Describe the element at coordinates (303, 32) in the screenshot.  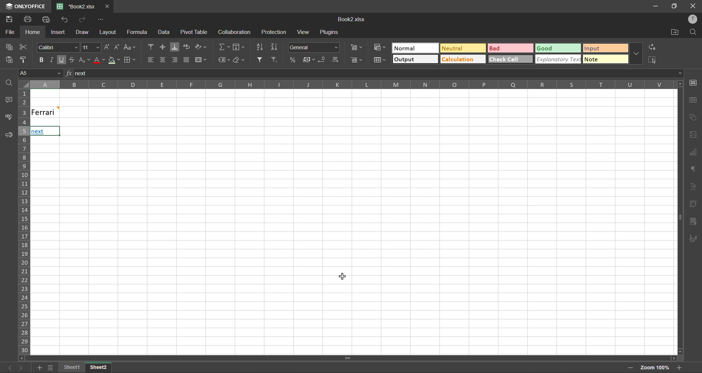
I see `view` at that location.